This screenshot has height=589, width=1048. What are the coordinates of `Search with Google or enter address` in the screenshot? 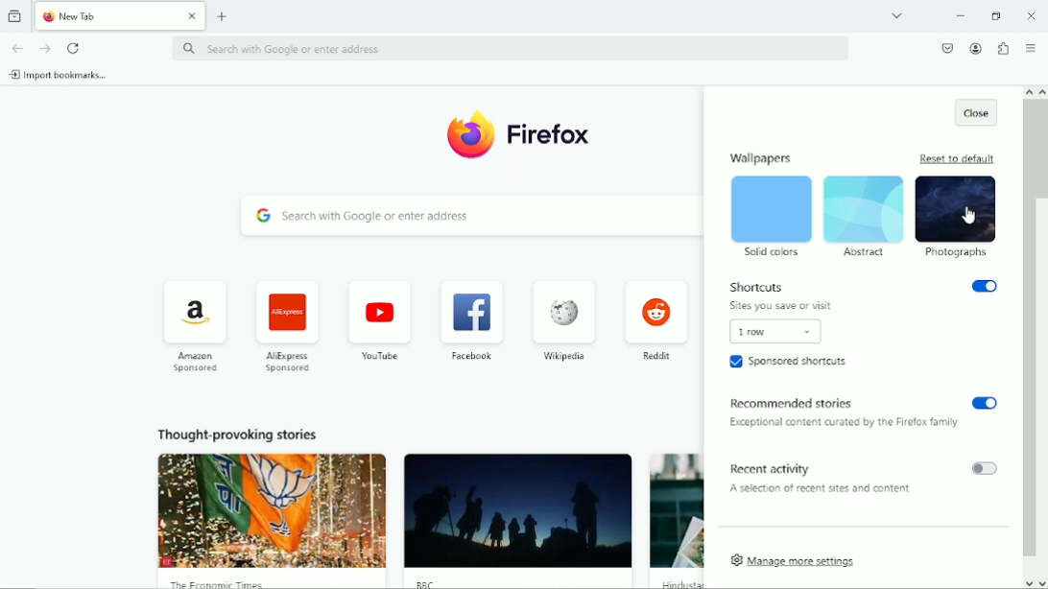 It's located at (467, 216).